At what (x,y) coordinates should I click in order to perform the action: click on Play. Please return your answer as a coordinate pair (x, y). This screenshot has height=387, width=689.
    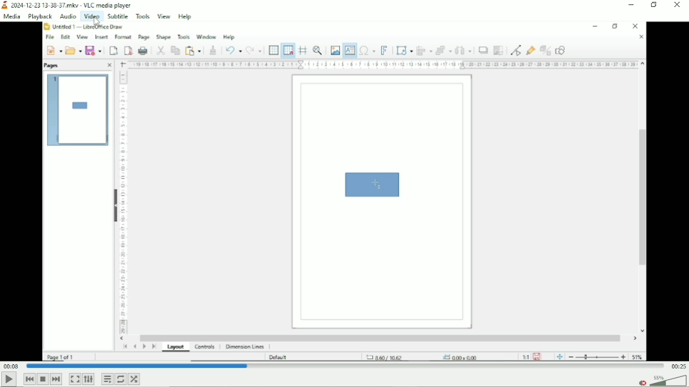
    Looking at the image, I should click on (9, 380).